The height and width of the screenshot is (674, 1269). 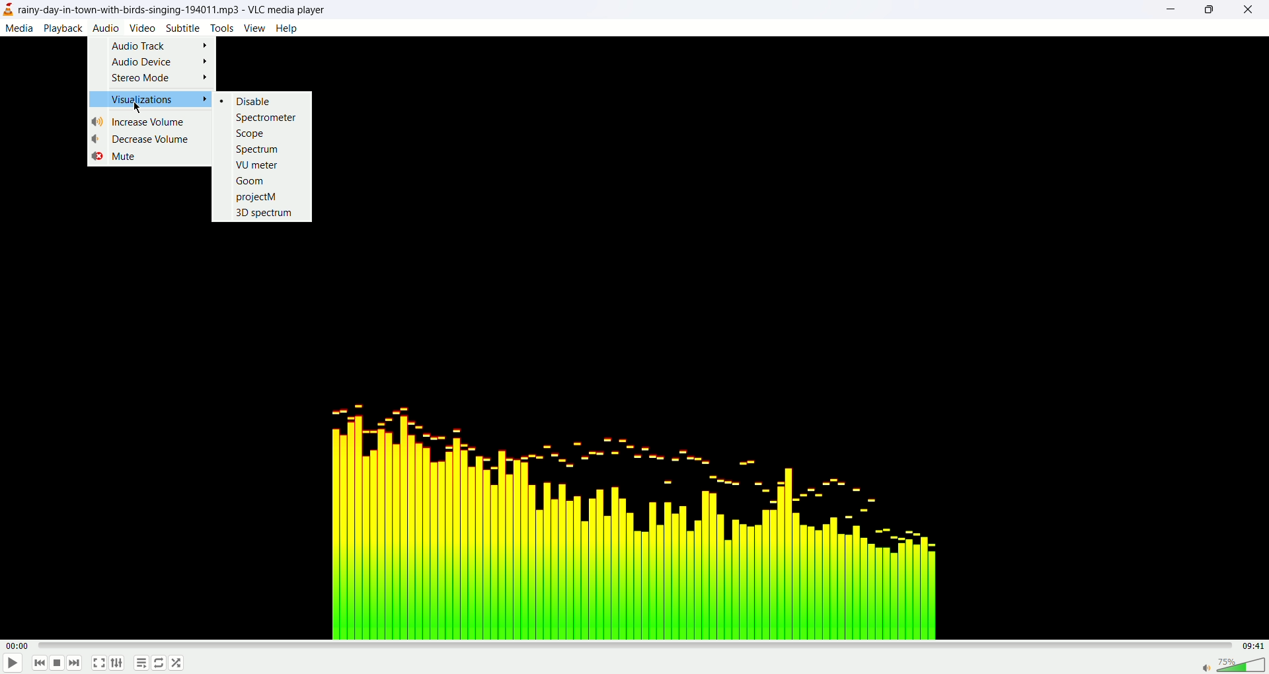 I want to click on visualization, so click(x=151, y=98).